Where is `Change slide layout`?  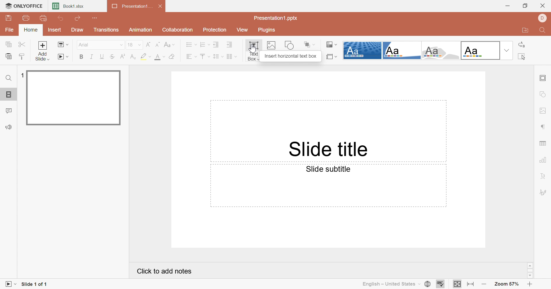 Change slide layout is located at coordinates (63, 45).